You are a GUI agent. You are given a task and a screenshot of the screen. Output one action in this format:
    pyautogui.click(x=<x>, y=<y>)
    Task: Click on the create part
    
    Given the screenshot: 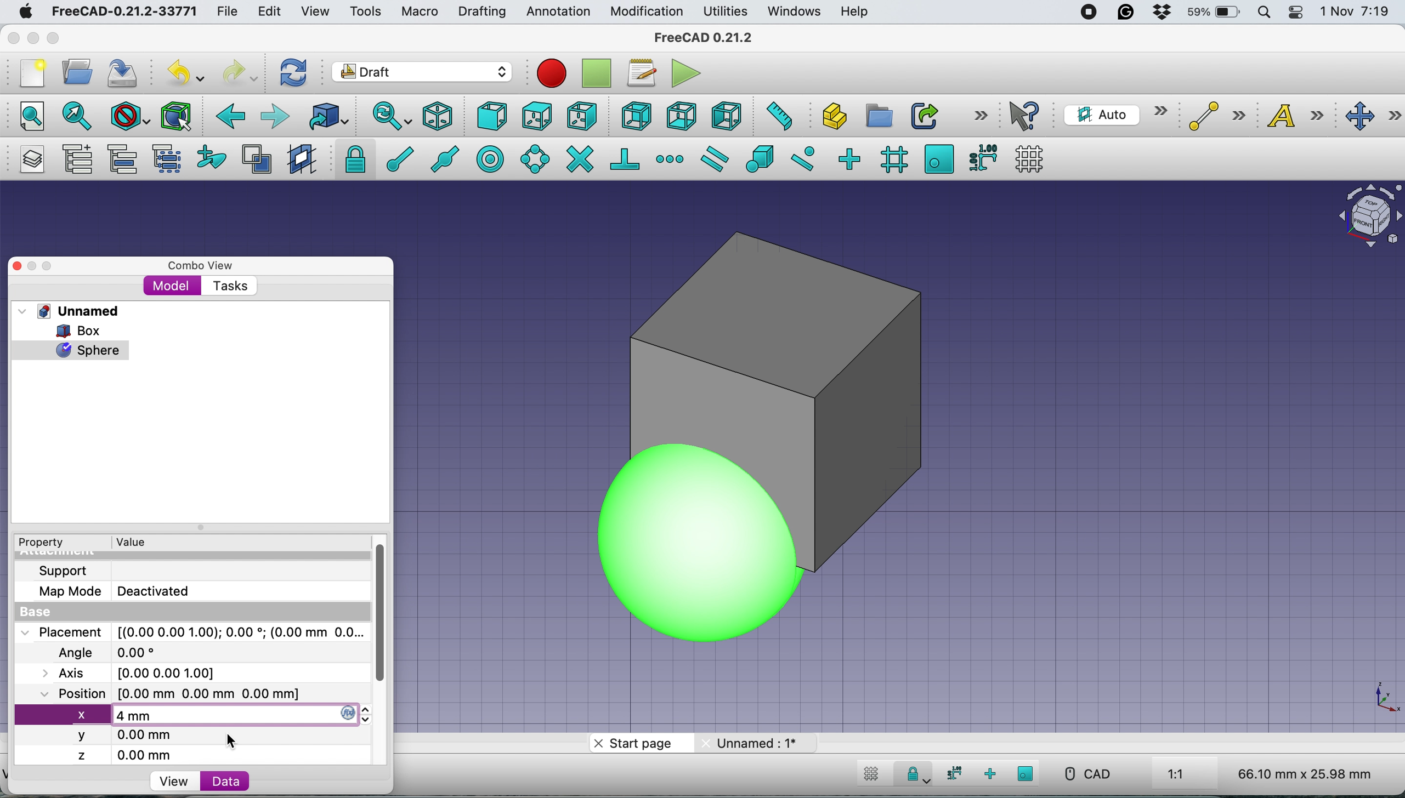 What is the action you would take?
    pyautogui.click(x=831, y=118)
    